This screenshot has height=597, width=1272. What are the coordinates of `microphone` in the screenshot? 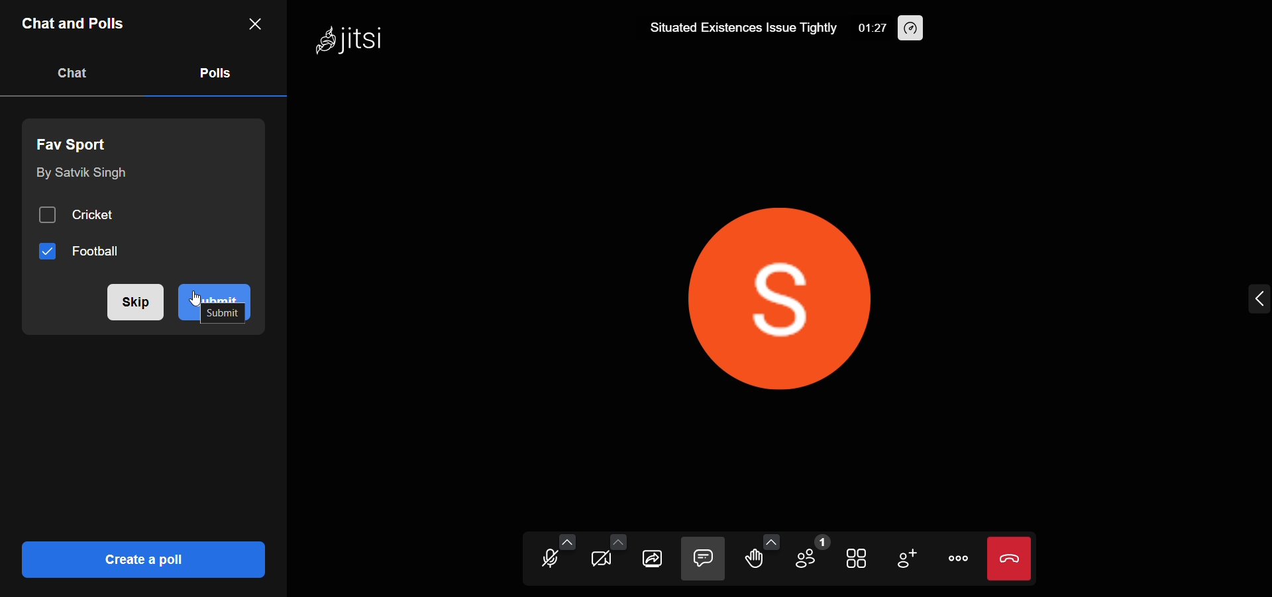 It's located at (539, 562).